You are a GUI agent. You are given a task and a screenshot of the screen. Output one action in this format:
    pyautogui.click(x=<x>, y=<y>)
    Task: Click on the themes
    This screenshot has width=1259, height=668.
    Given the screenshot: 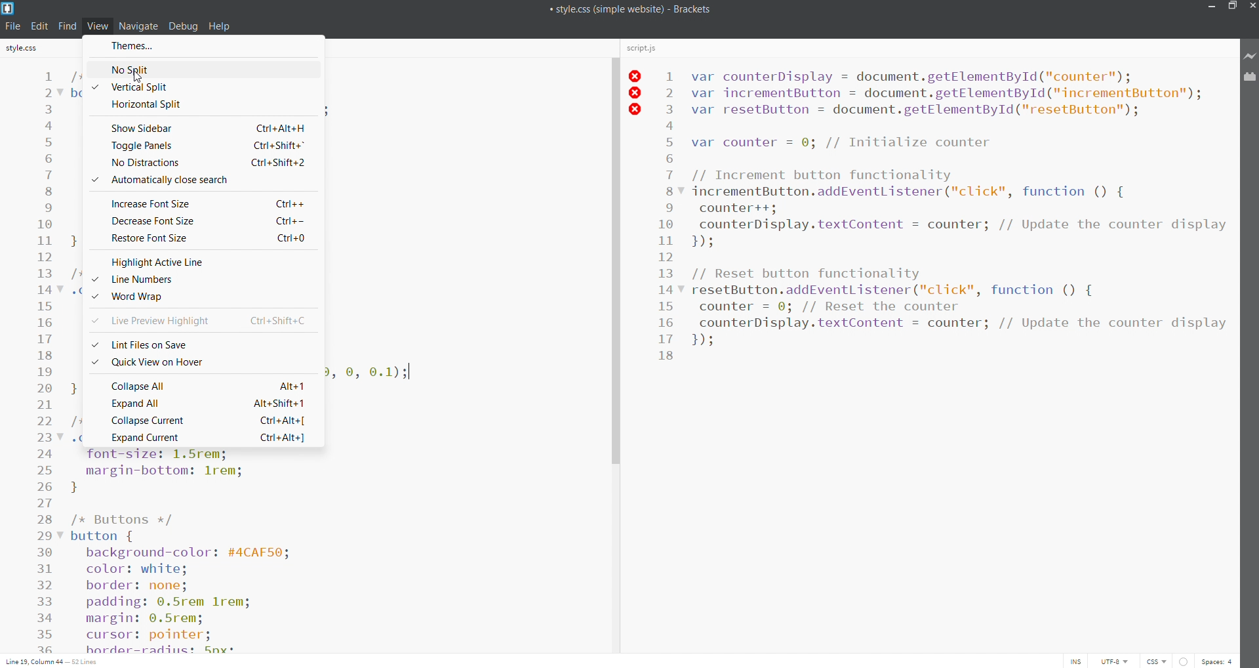 What is the action you would take?
    pyautogui.click(x=206, y=46)
    